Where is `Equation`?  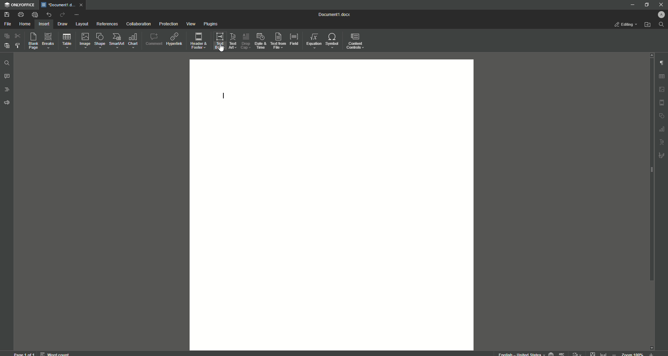 Equation is located at coordinates (312, 40).